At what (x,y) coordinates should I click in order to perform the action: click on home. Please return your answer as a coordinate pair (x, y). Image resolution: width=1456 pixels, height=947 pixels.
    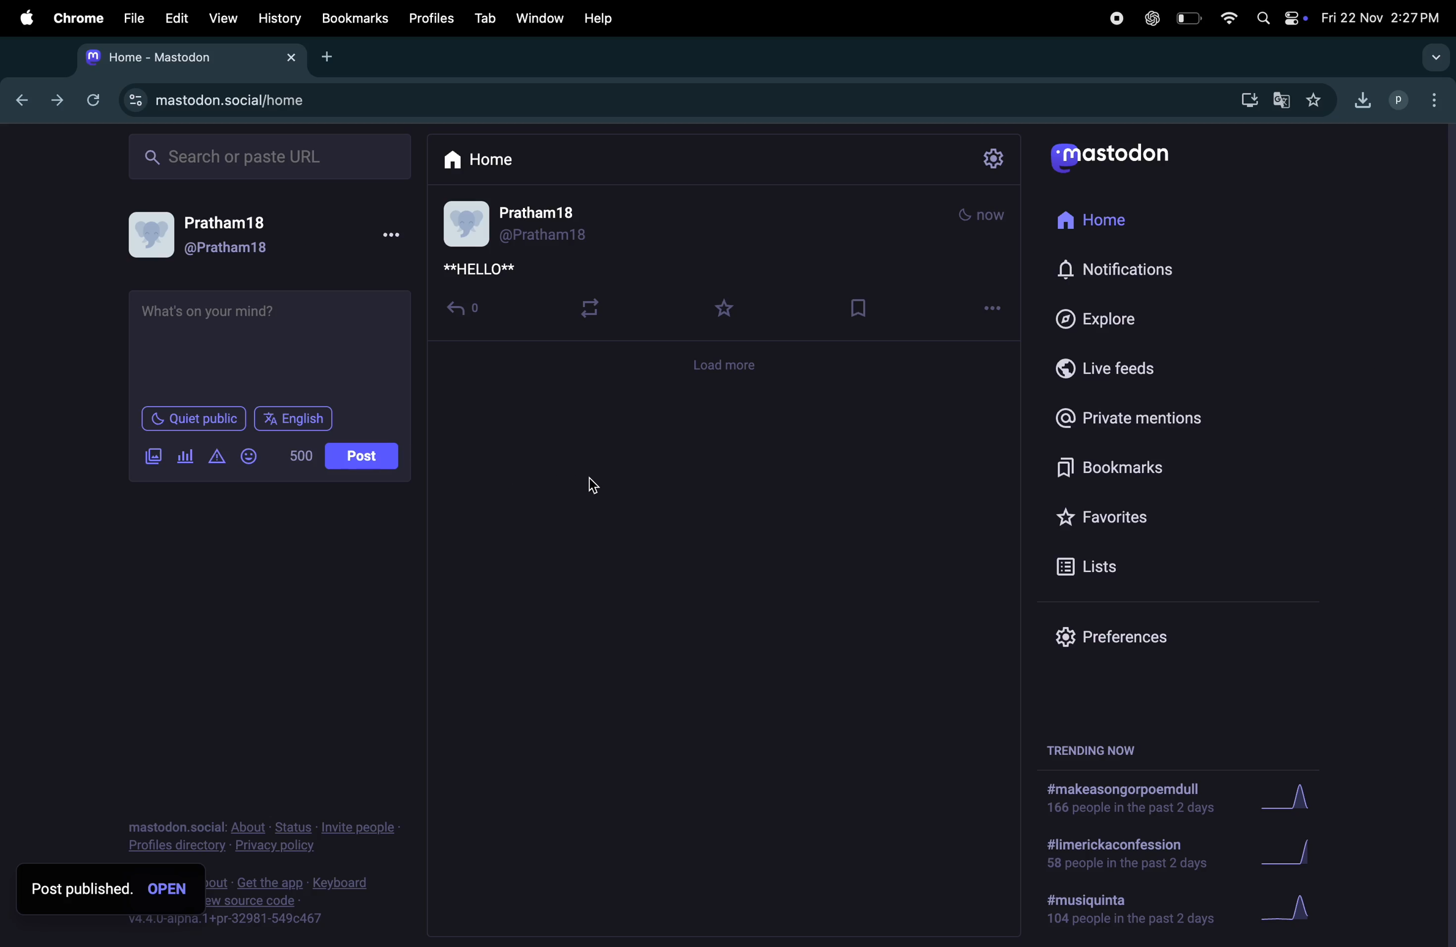
    Looking at the image, I should click on (1112, 218).